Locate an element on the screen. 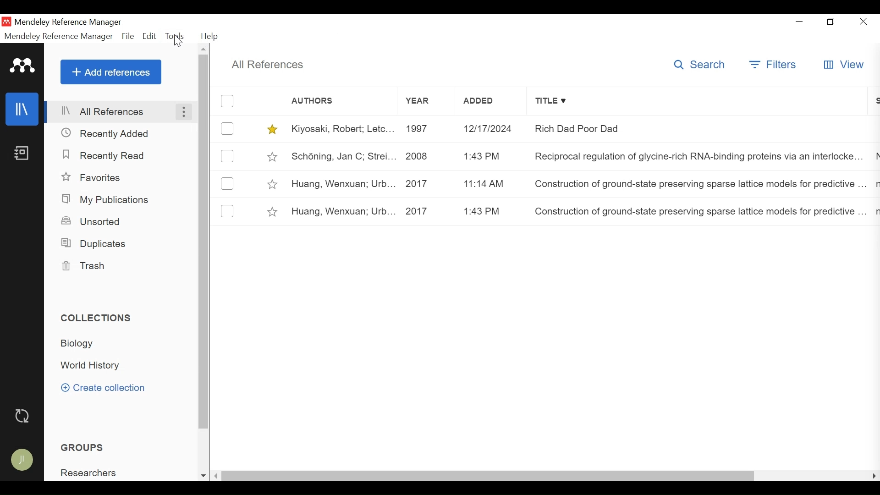 This screenshot has height=495, width=880. Collections is located at coordinates (98, 319).